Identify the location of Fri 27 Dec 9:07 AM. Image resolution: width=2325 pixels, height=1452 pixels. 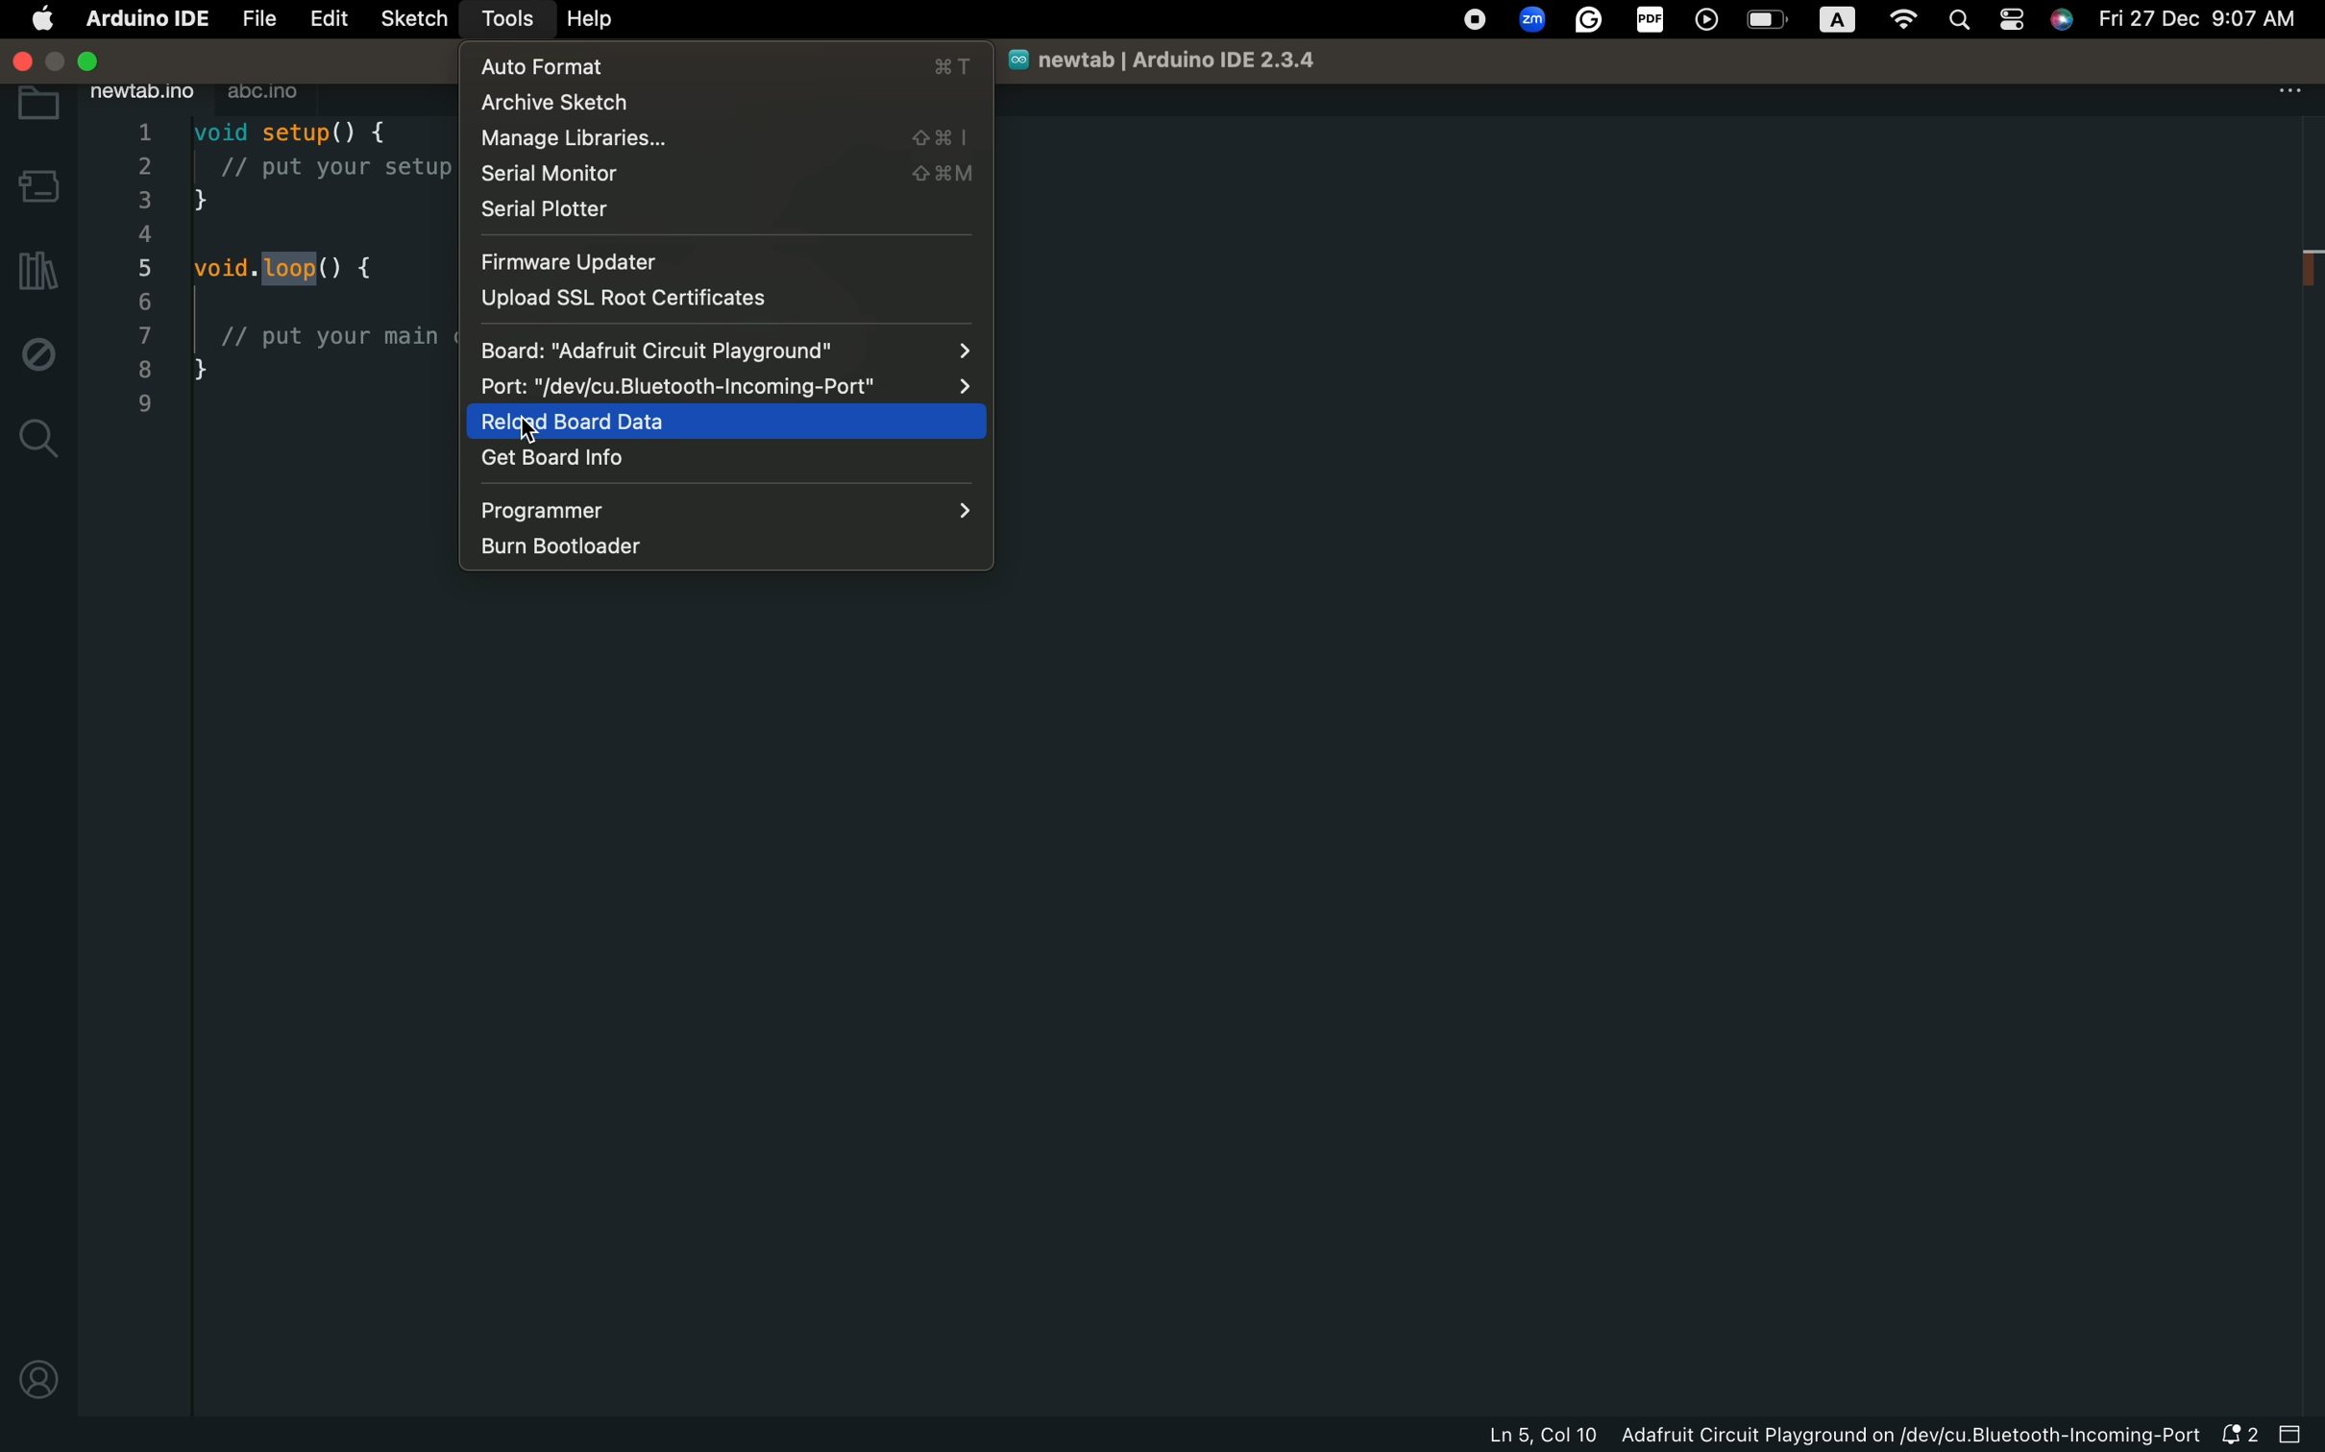
(2194, 17).